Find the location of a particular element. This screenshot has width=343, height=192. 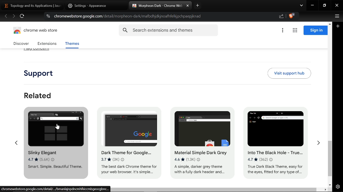

Support is located at coordinates (41, 71).